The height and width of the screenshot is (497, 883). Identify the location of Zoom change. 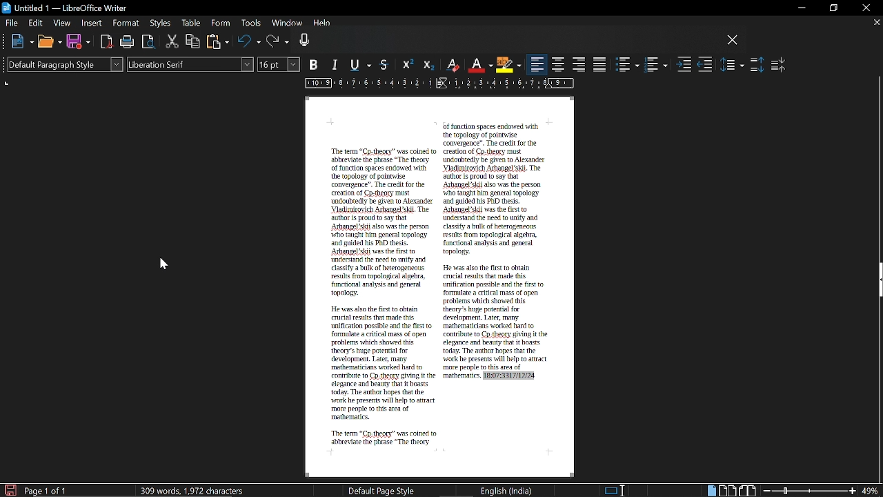
(810, 491).